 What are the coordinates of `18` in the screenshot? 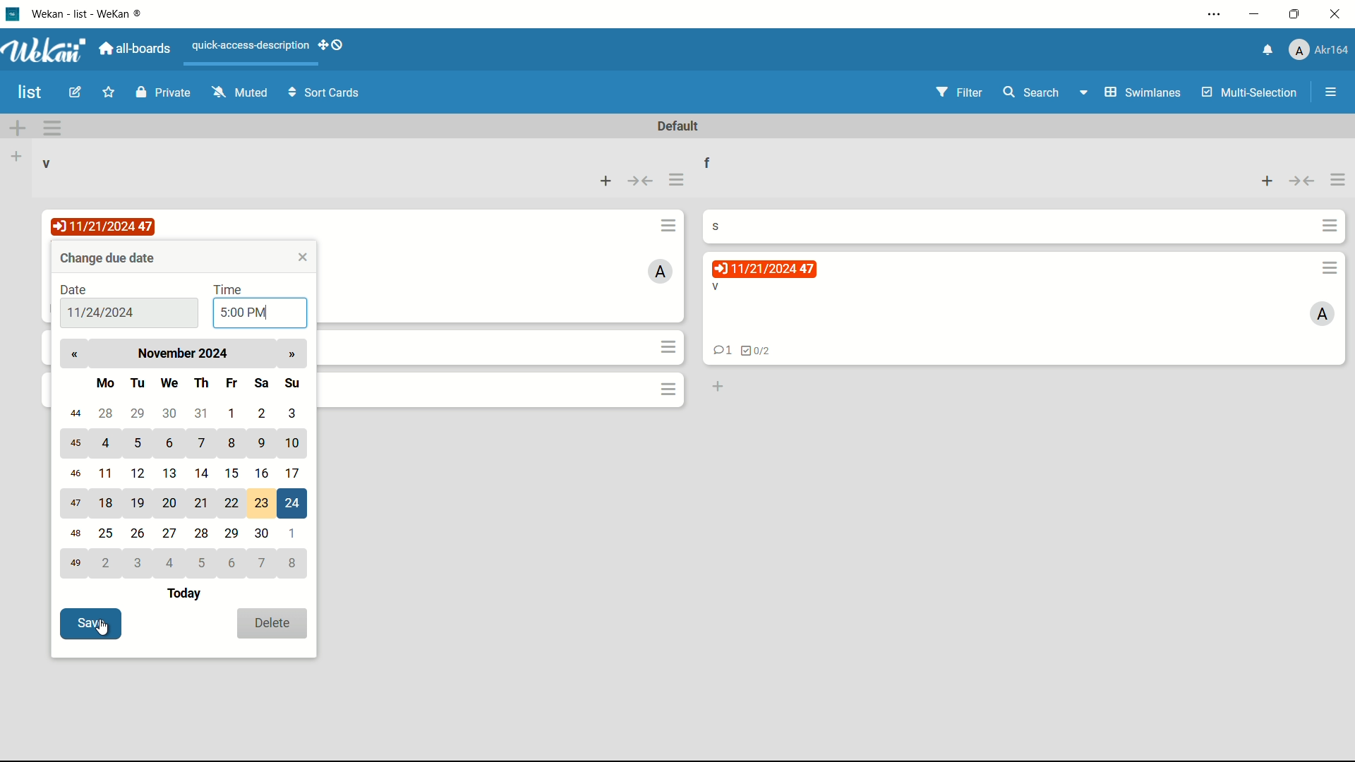 It's located at (107, 504).